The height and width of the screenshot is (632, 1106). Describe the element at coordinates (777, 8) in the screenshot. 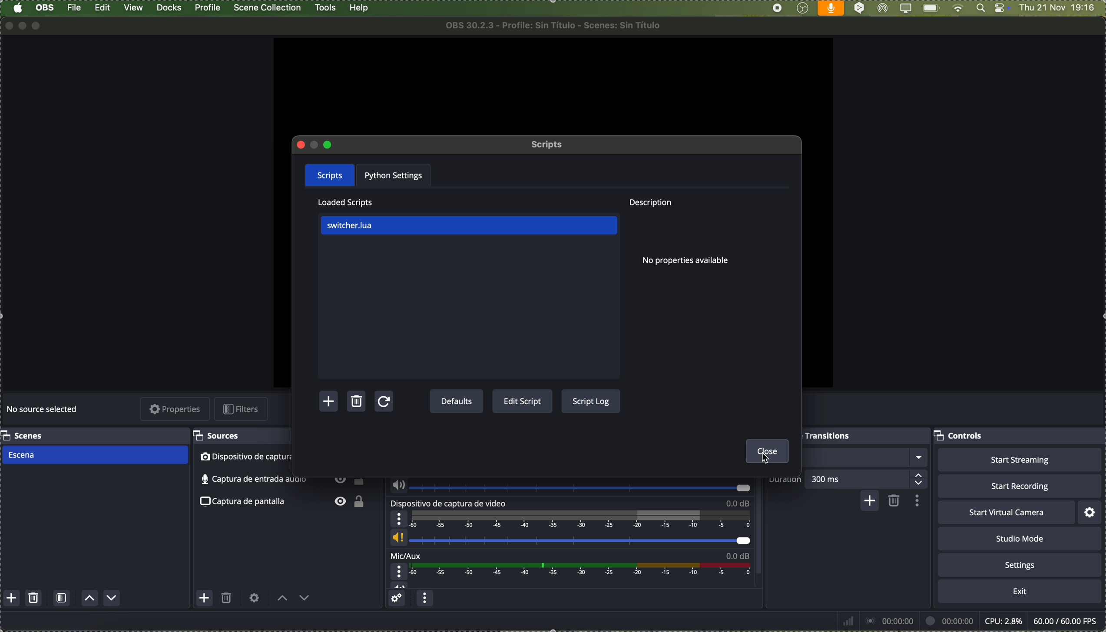

I see `stop recording` at that location.